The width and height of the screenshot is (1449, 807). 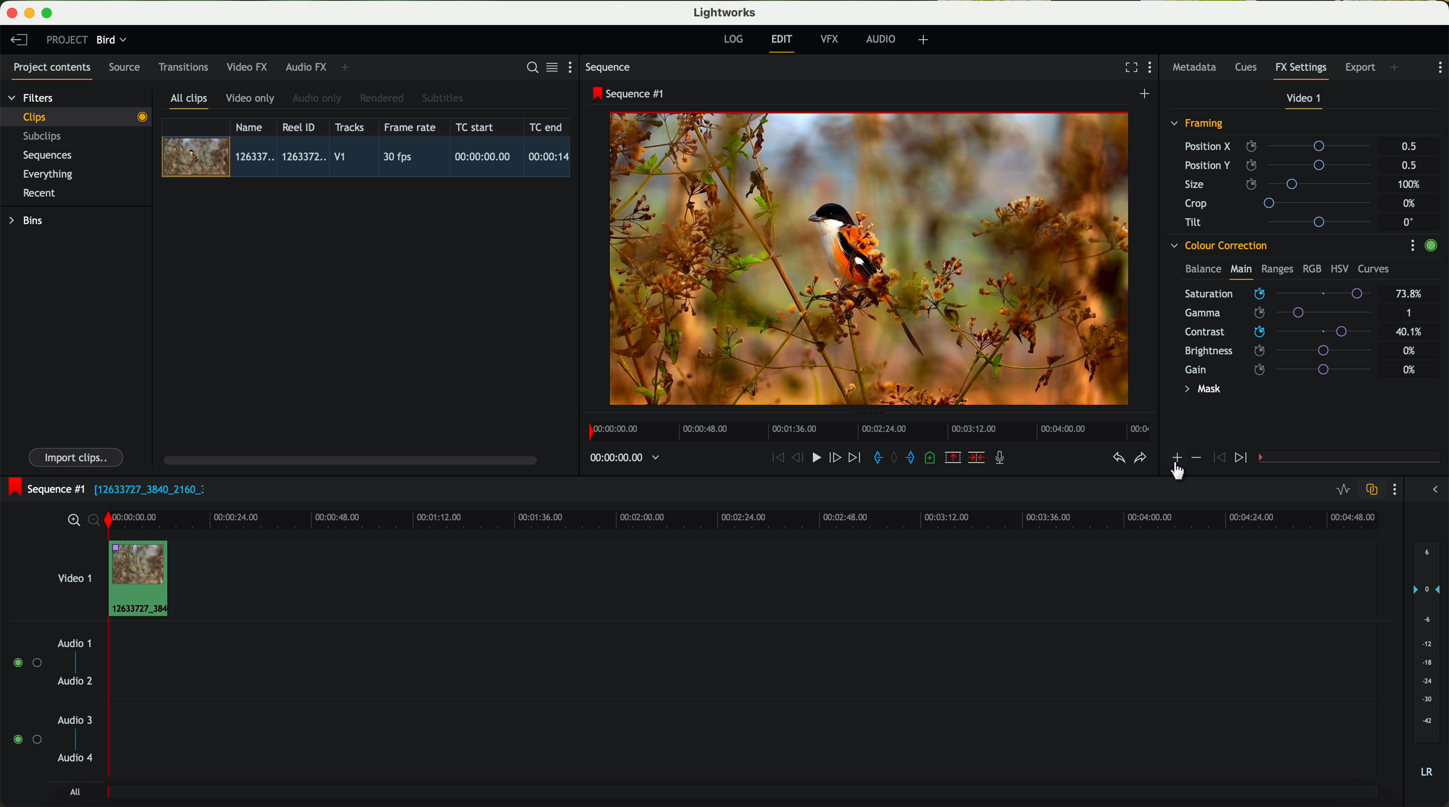 I want to click on enable audio, so click(x=26, y=739).